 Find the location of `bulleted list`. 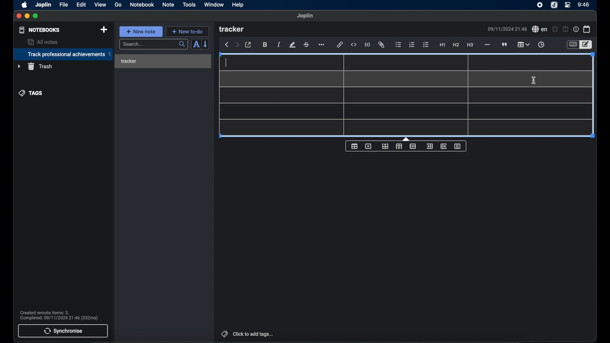

bulleted list is located at coordinates (398, 45).